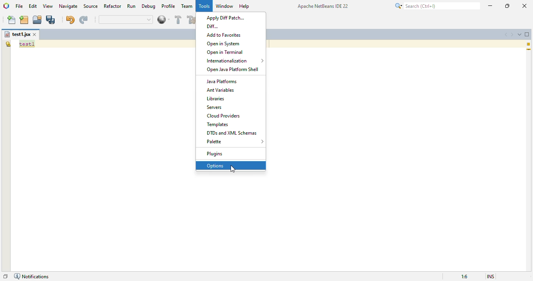 The image size is (533, 281). I want to click on profile, so click(169, 6).